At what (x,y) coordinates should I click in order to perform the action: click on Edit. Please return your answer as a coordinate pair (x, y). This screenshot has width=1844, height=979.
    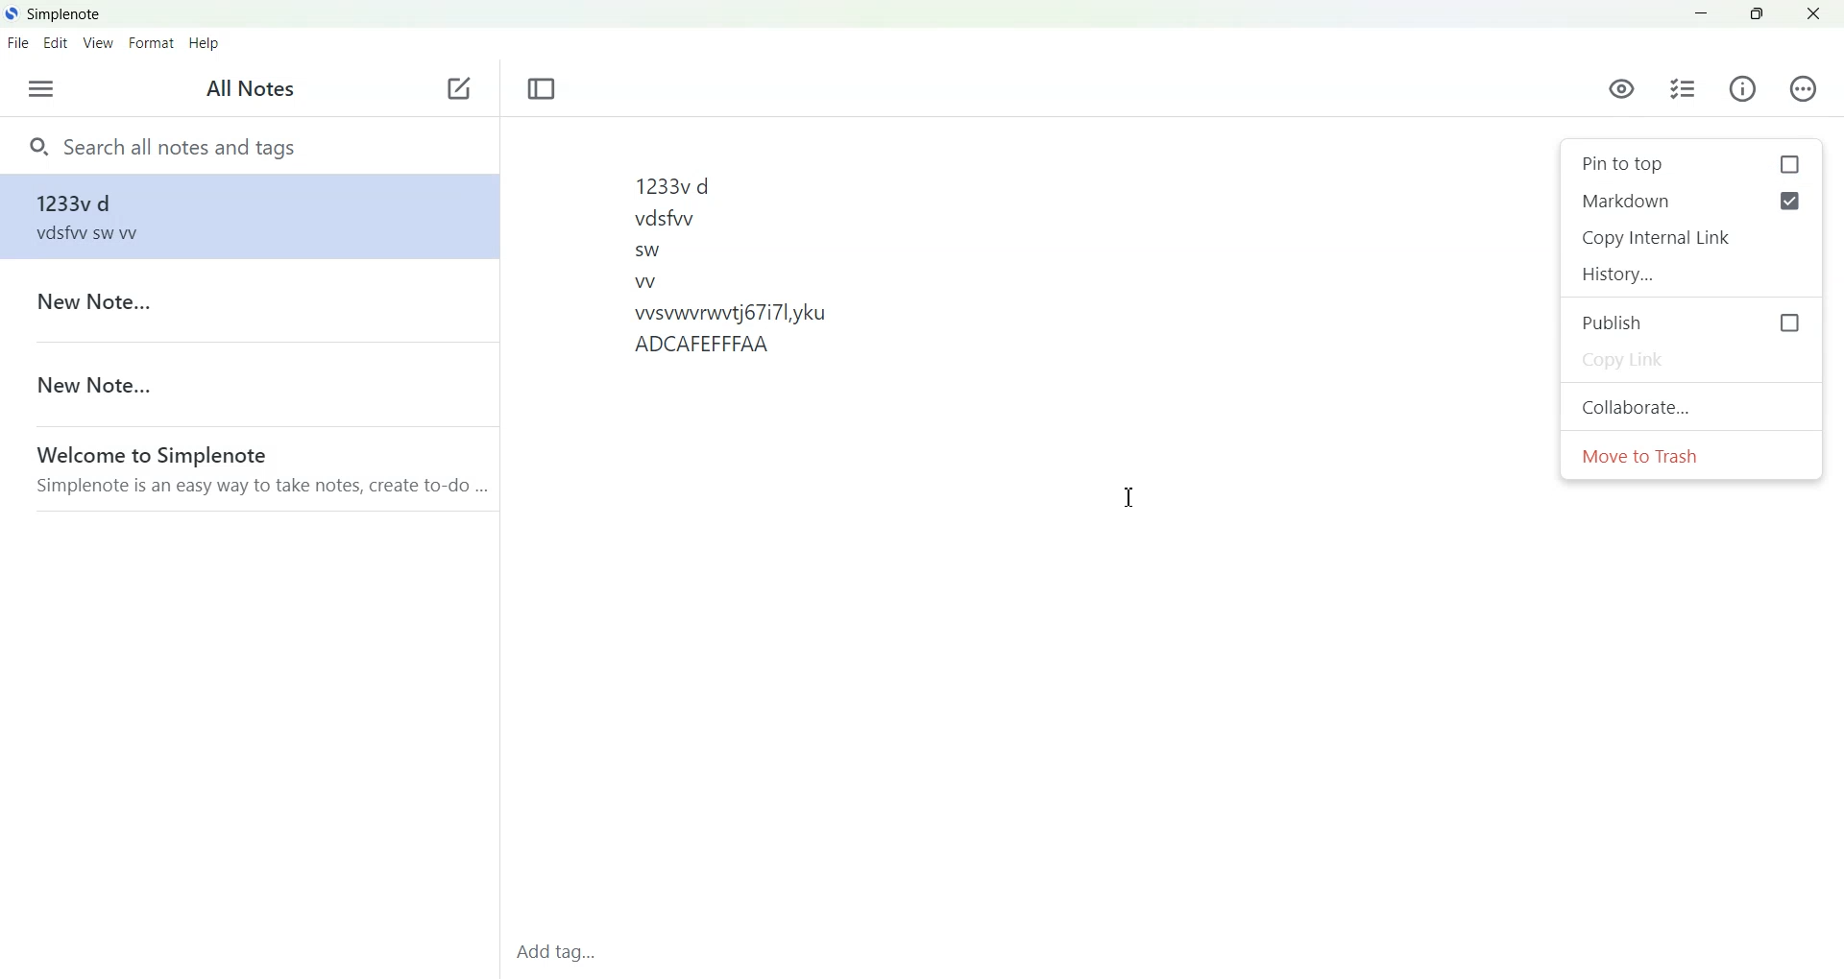
    Looking at the image, I should click on (57, 42).